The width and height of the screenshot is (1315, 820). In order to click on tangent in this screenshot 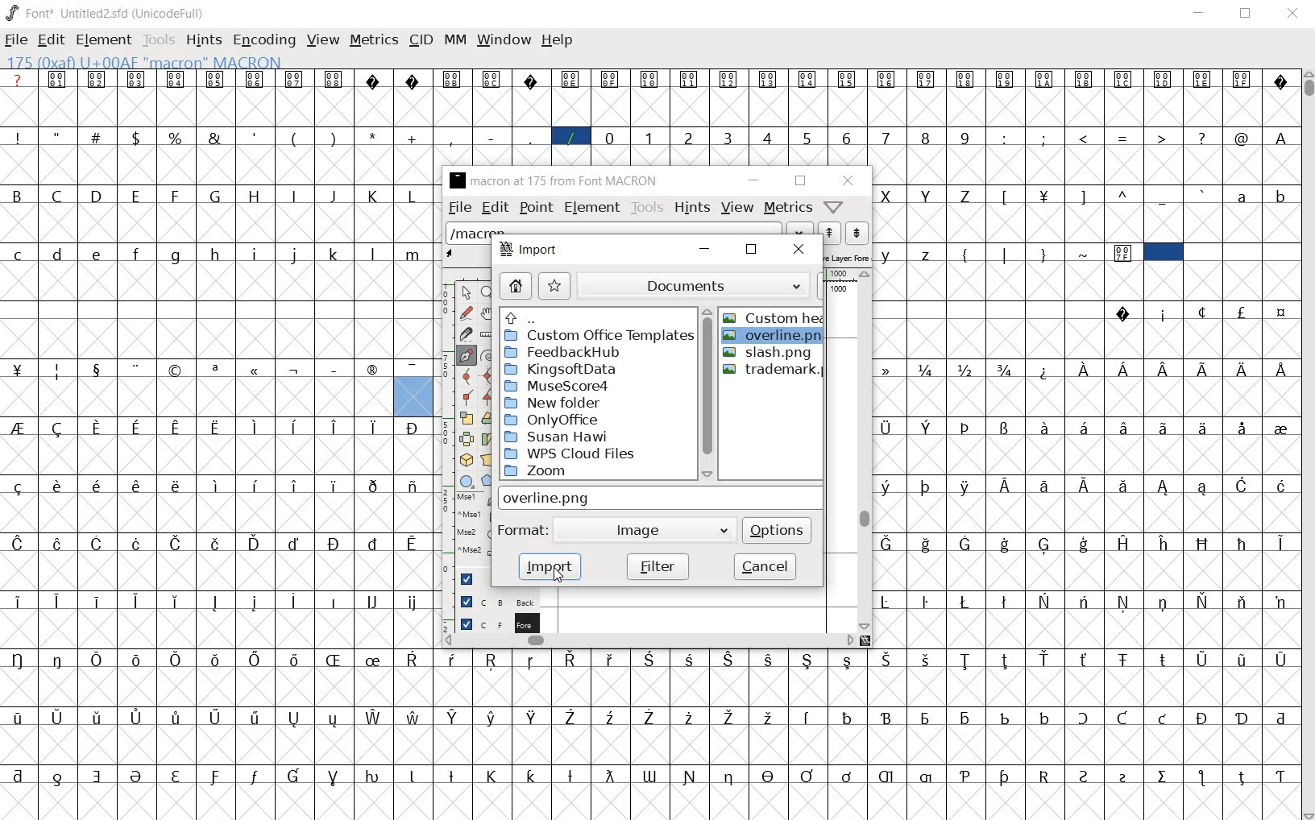, I will do `click(485, 397)`.